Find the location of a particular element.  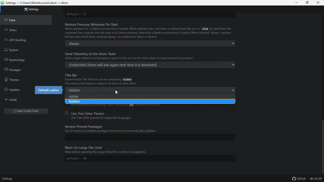

github is located at coordinates (299, 179).